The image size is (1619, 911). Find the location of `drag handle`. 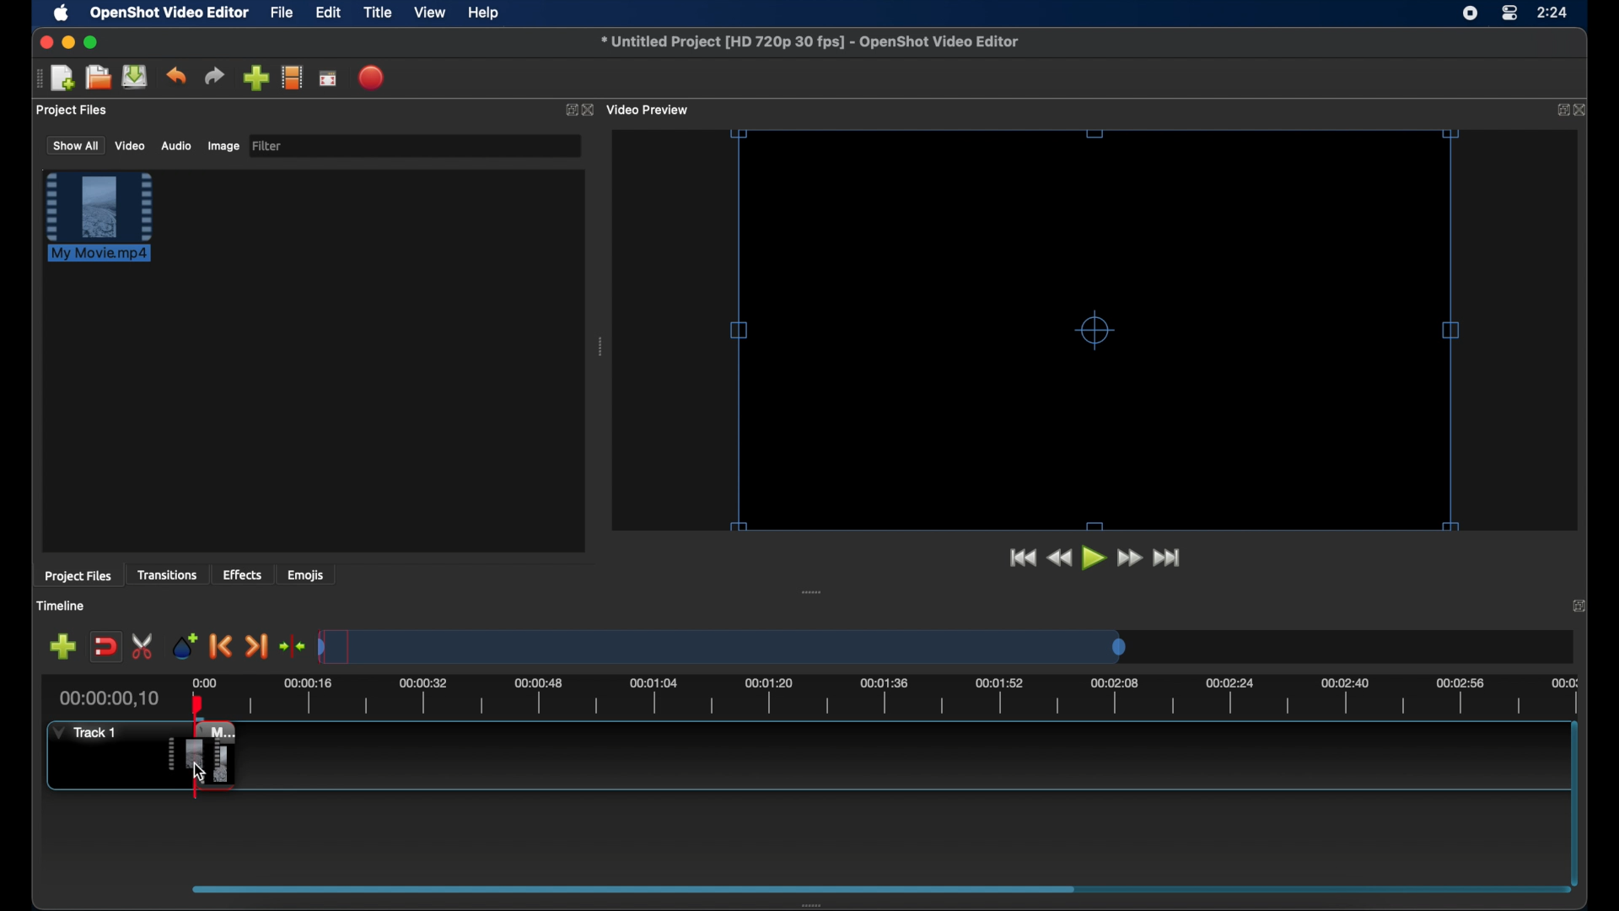

drag handle is located at coordinates (813, 591).